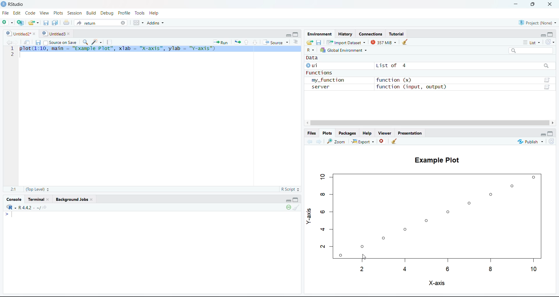 Image resolution: width=559 pixels, height=297 pixels. I want to click on Print the current file, so click(66, 23).